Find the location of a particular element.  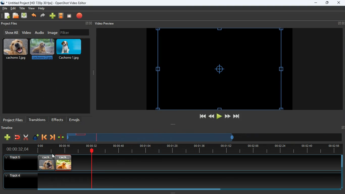

join is located at coordinates (18, 138).